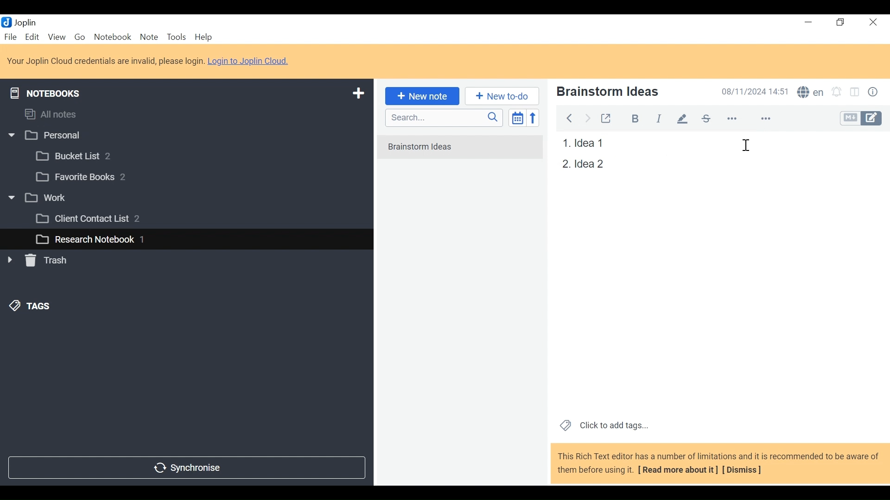 Image resolution: width=890 pixels, height=500 pixels. What do you see at coordinates (855, 93) in the screenshot?
I see `Toggle Editor layout` at bounding box center [855, 93].